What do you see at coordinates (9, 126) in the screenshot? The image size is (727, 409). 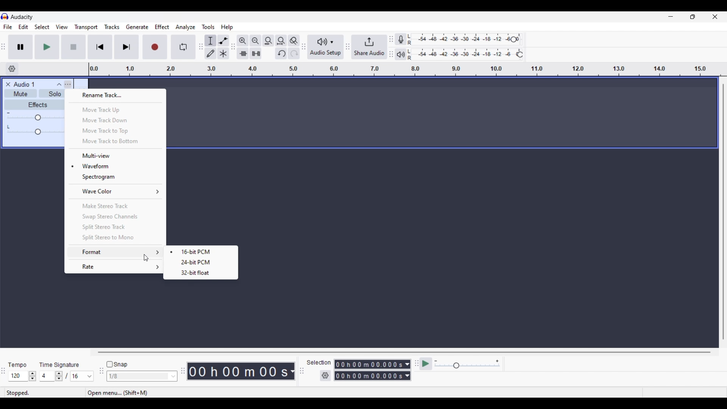 I see `L` at bounding box center [9, 126].